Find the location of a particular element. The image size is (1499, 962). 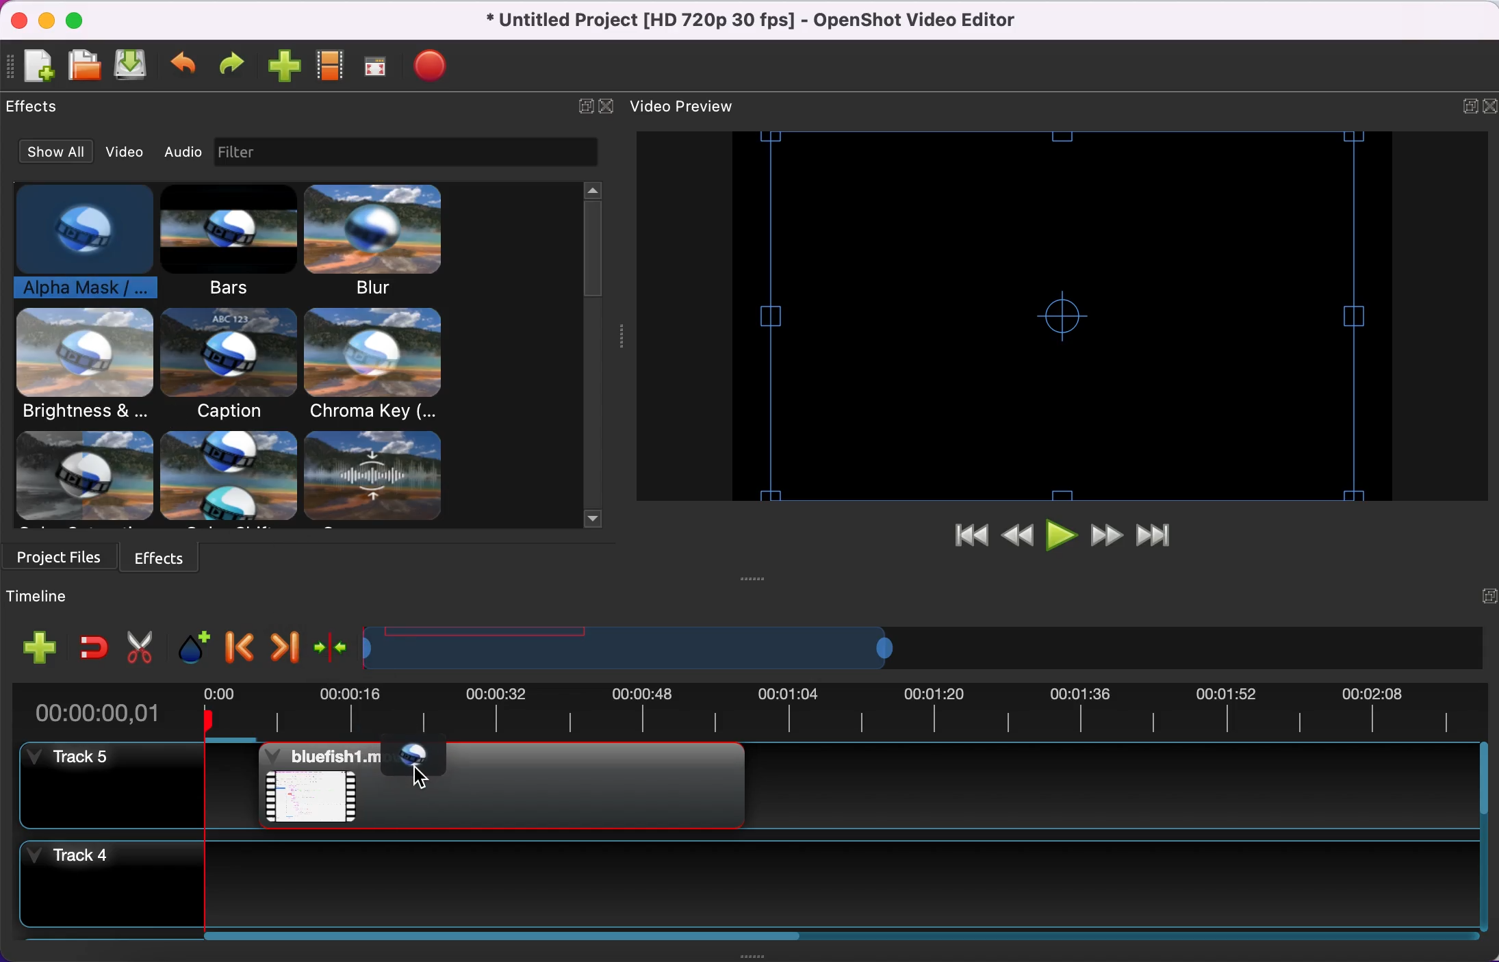

enable snapping is located at coordinates (91, 649).